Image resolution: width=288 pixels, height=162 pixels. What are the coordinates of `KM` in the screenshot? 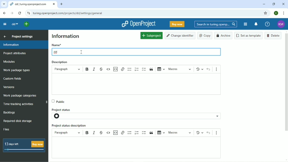 It's located at (282, 24).